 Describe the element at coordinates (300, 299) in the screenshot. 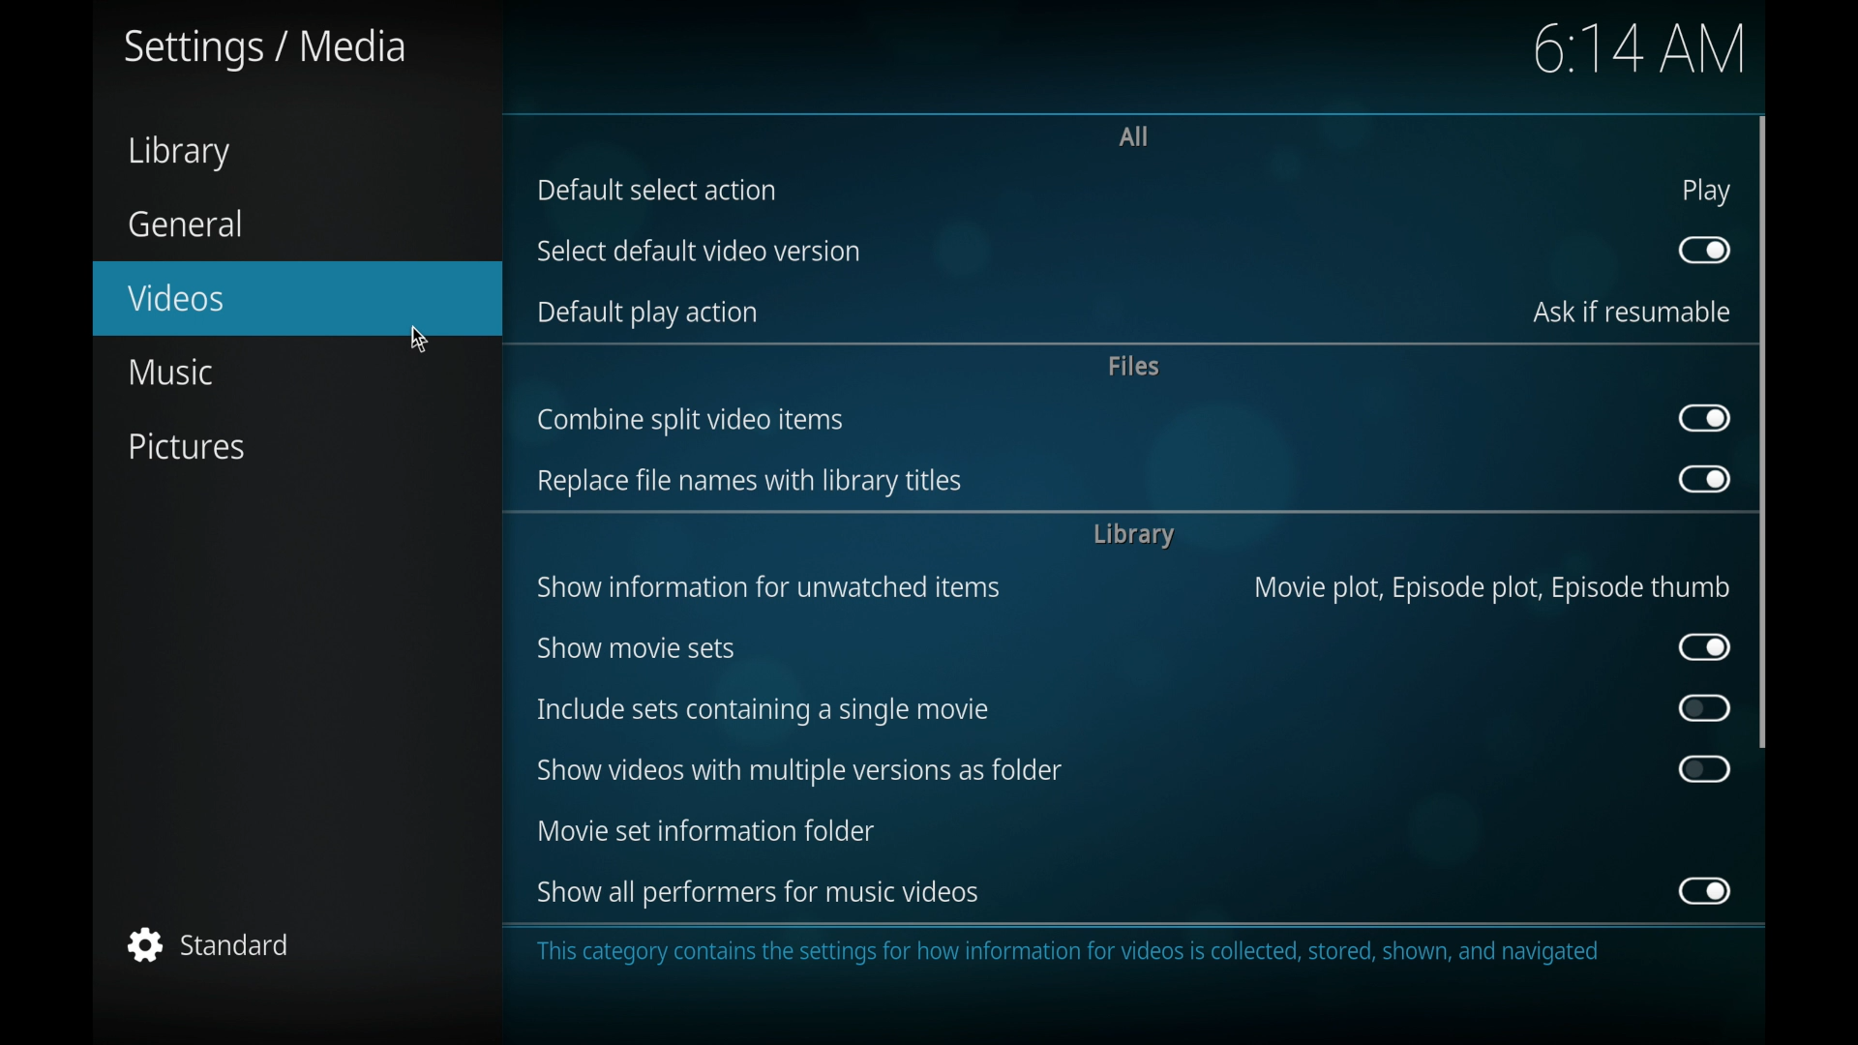

I see `videos` at that location.